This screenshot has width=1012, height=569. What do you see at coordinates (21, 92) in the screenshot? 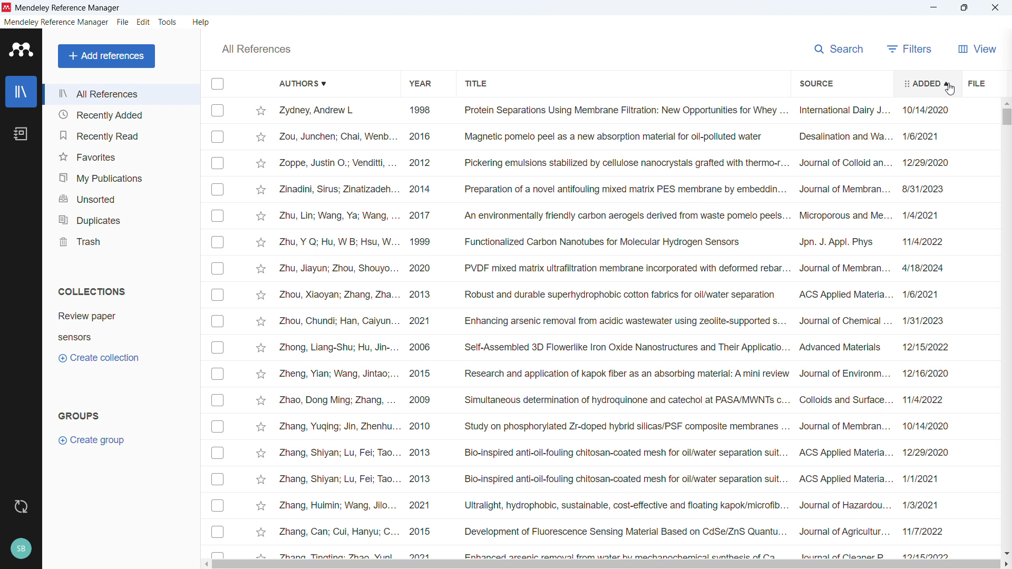
I see `library` at bounding box center [21, 92].